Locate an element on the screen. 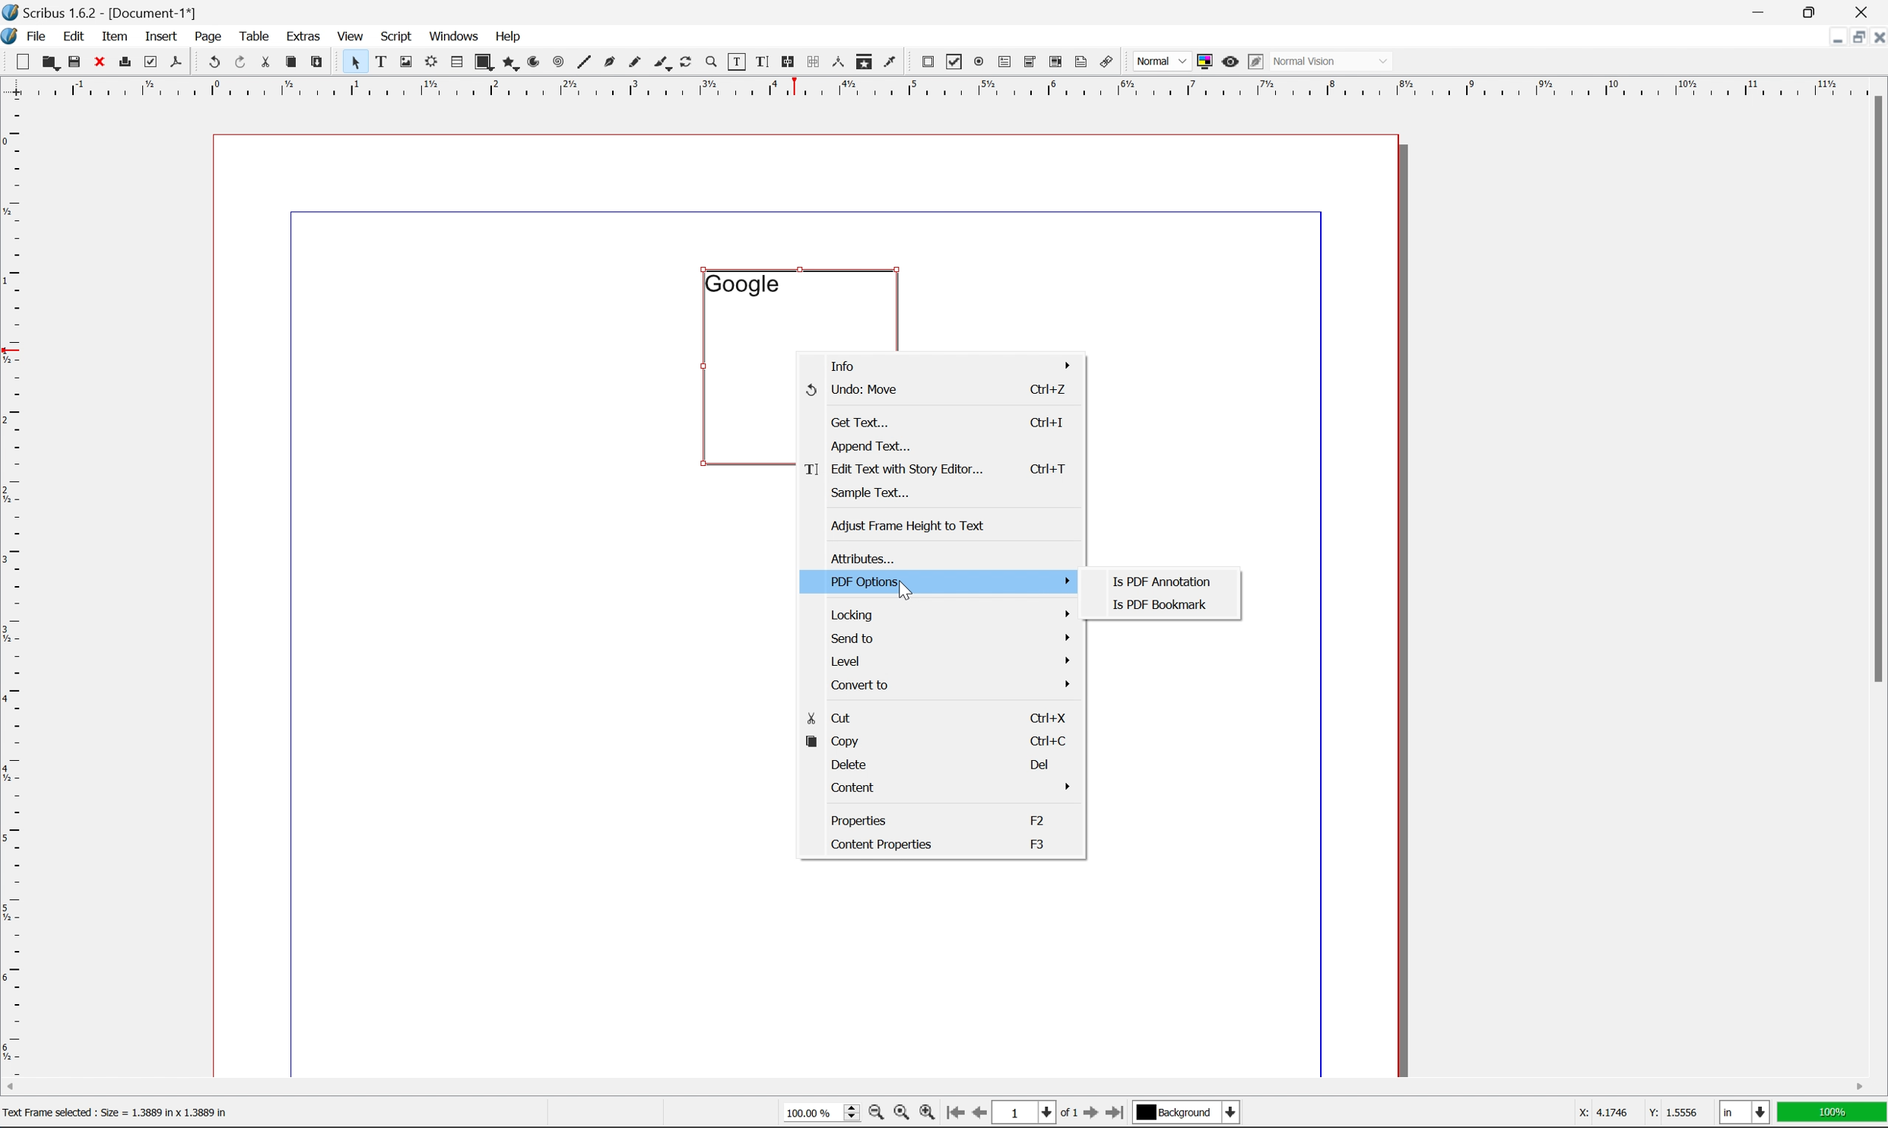 The height and width of the screenshot is (1128, 1888). text frame is located at coordinates (382, 61).